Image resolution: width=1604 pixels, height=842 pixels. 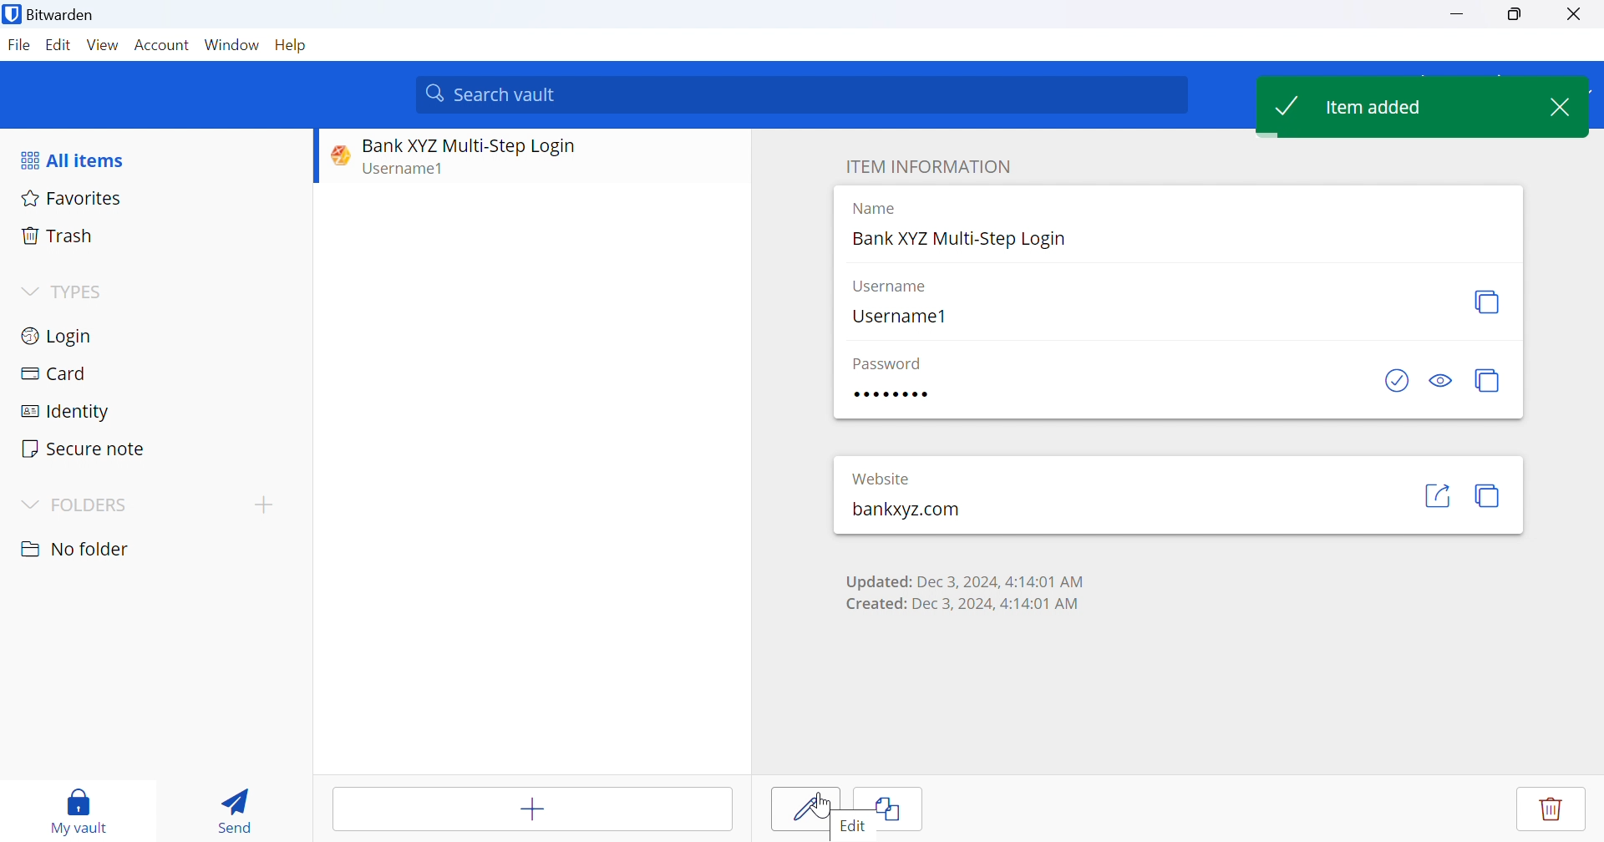 What do you see at coordinates (66, 411) in the screenshot?
I see `Identity` at bounding box center [66, 411].